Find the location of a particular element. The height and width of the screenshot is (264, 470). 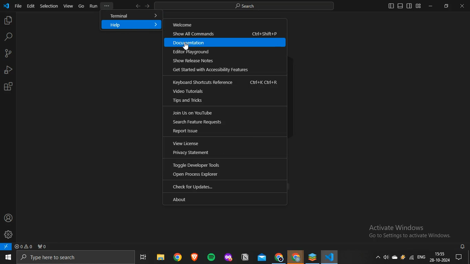

brave is located at coordinates (193, 257).